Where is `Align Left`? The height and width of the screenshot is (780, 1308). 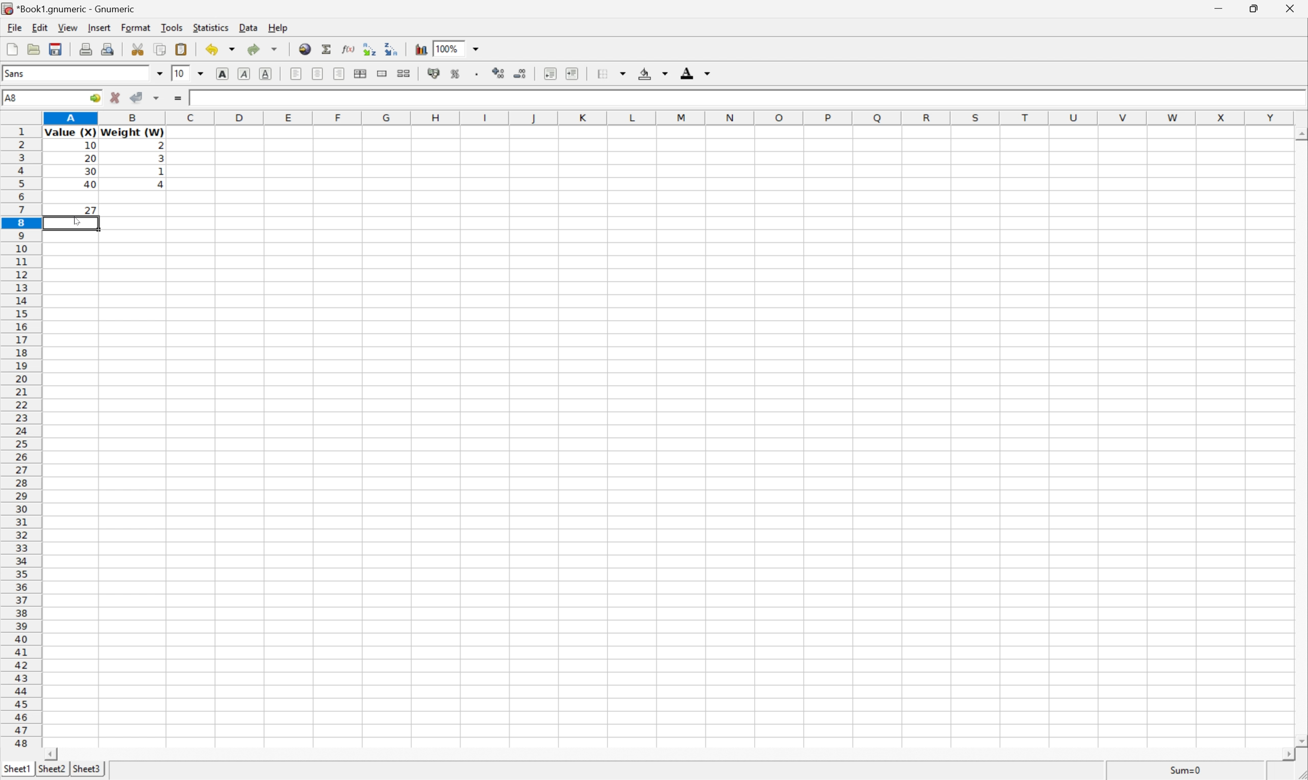 Align Left is located at coordinates (296, 73).